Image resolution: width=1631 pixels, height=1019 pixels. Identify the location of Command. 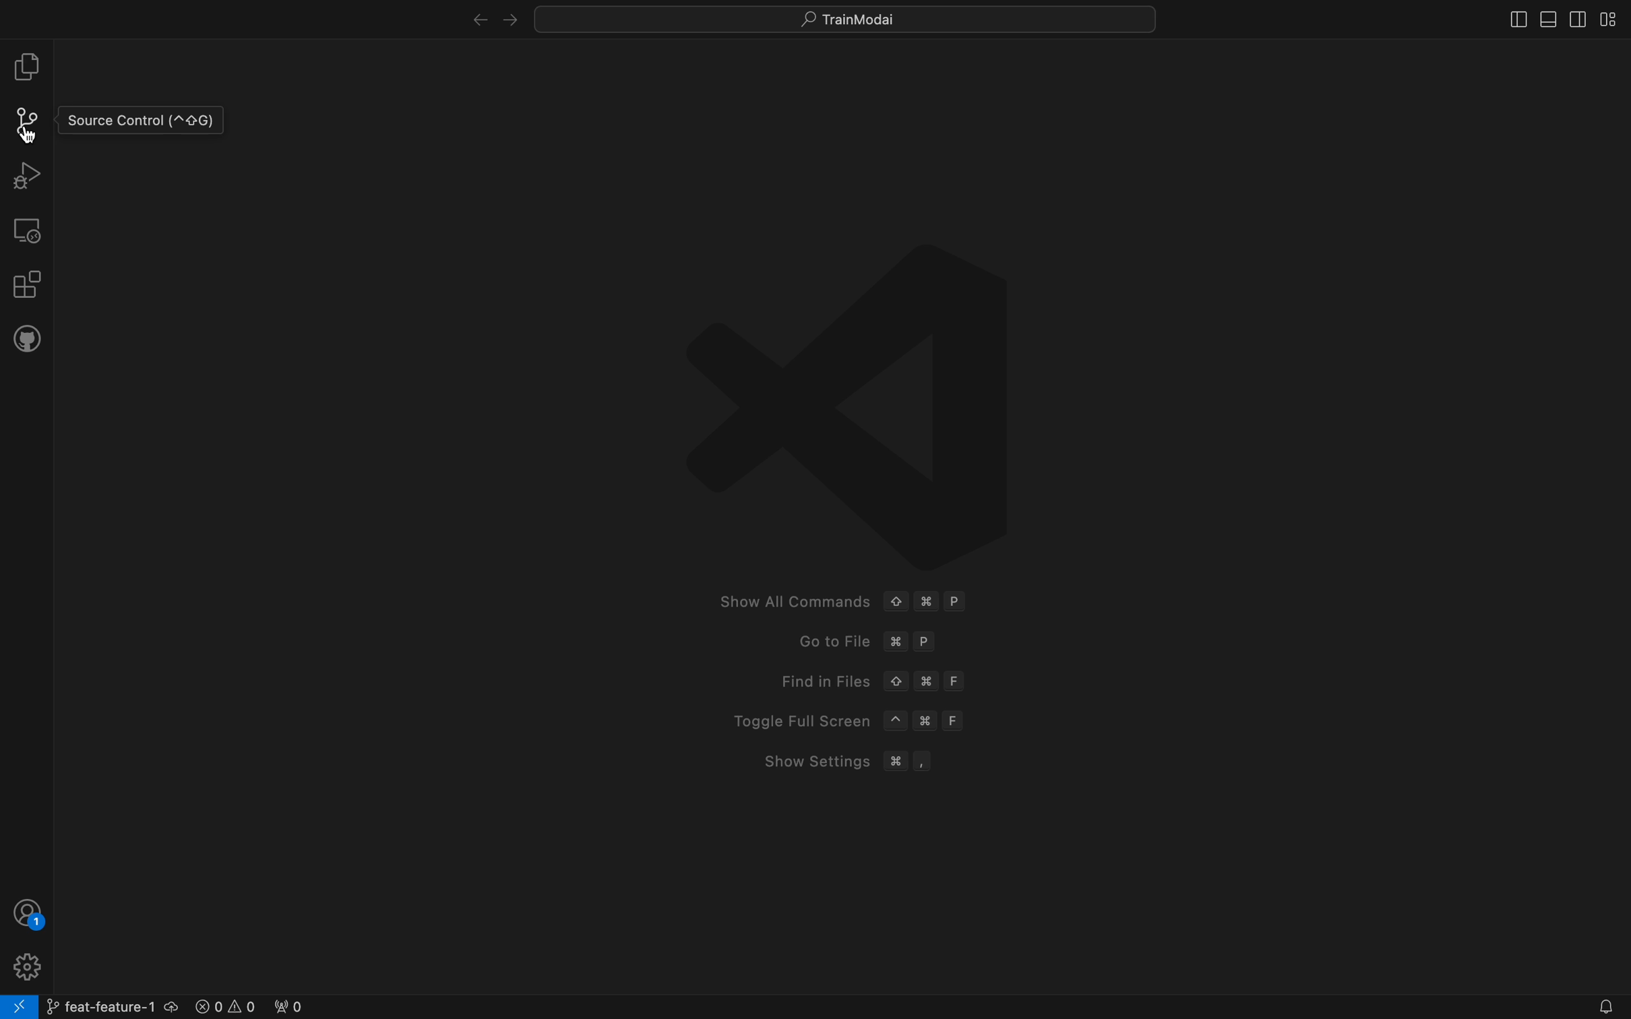
(897, 764).